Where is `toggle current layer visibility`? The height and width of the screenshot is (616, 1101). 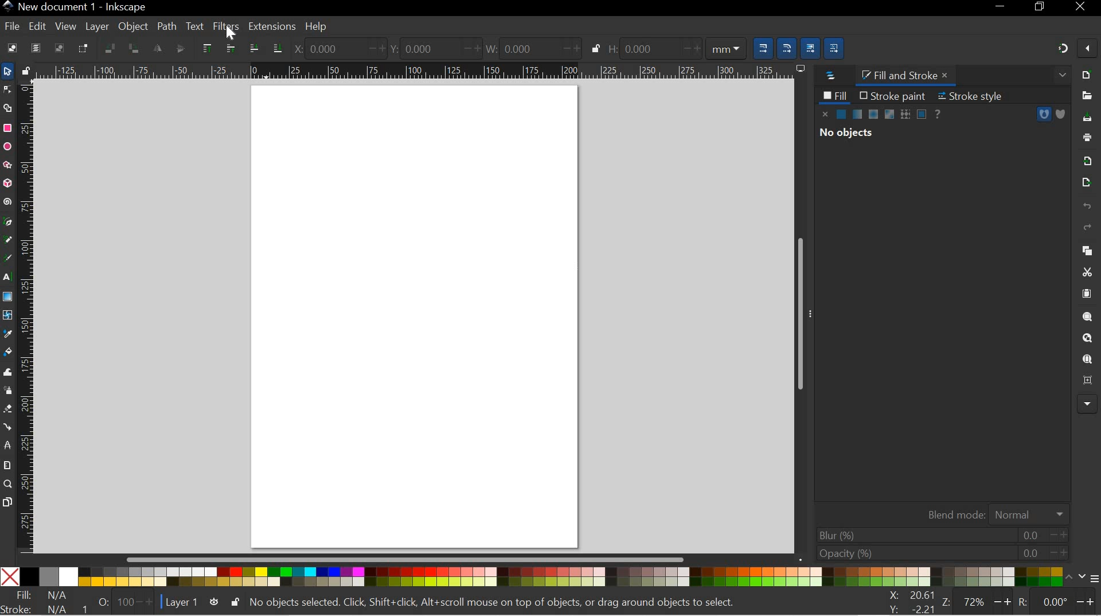
toggle current layer visibility is located at coordinates (214, 602).